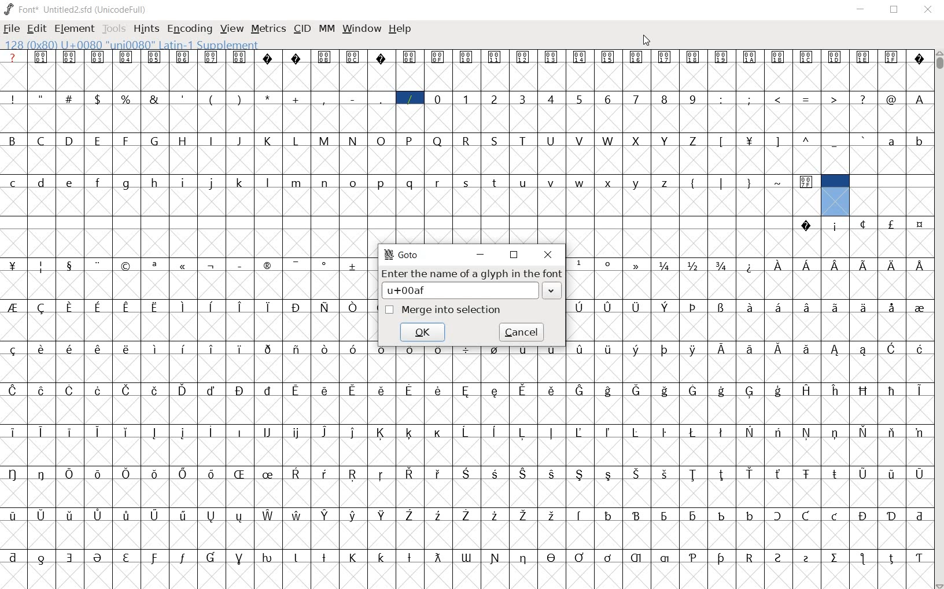 The height and width of the screenshot is (589, 944). Describe the element at coordinates (460, 312) in the screenshot. I see `Merge into selection` at that location.